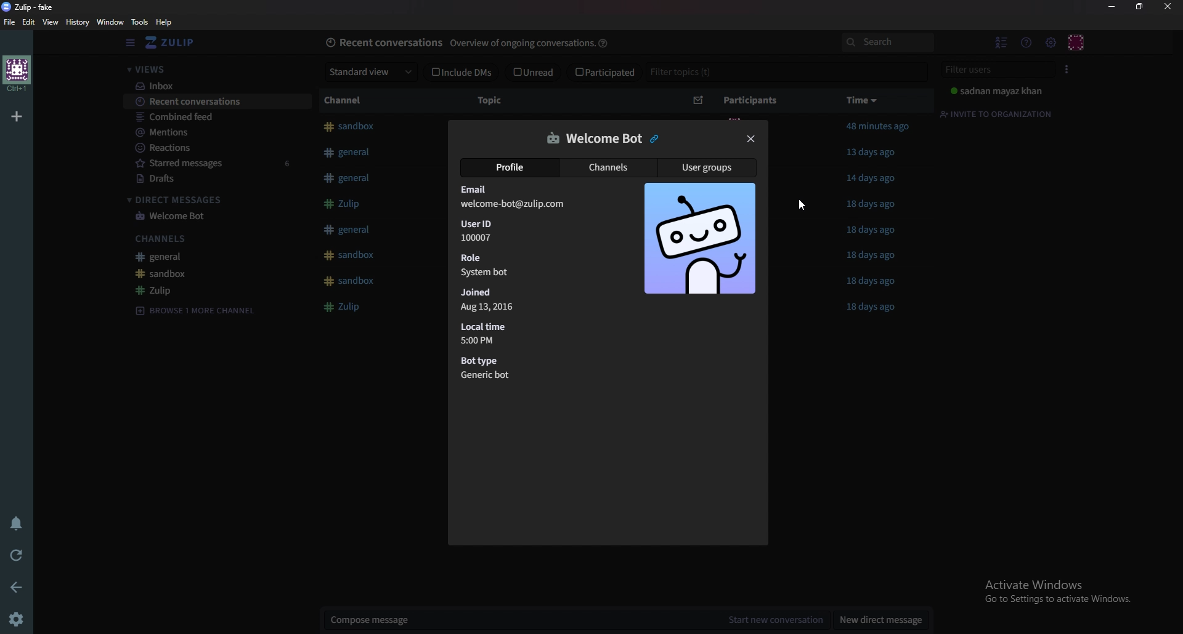  I want to click on Participated, so click(603, 73).